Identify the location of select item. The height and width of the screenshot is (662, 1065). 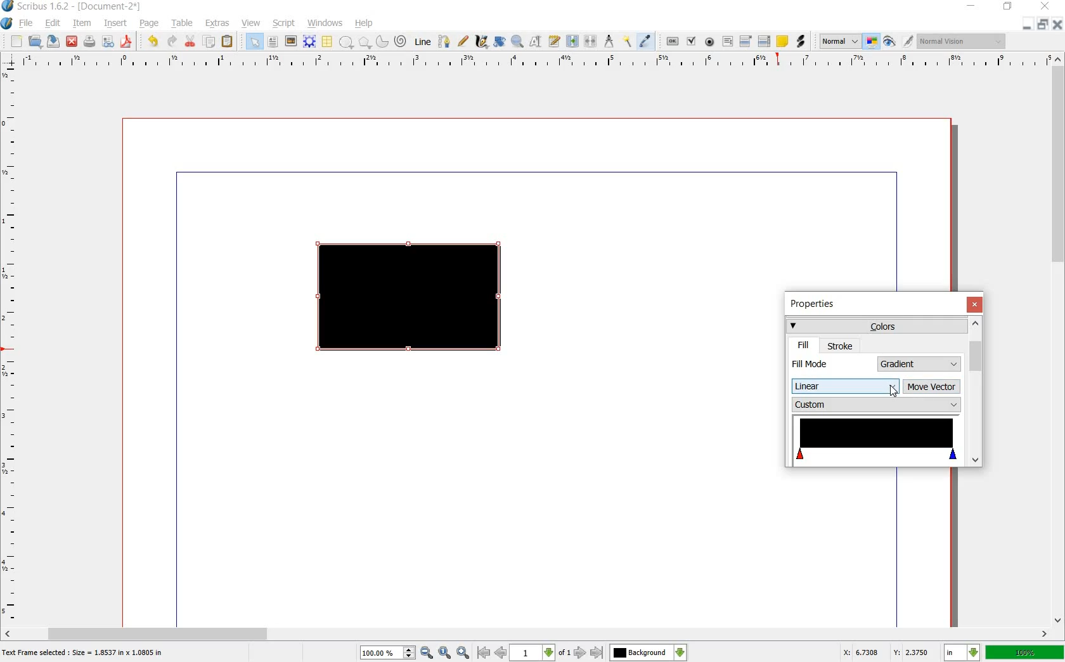
(254, 41).